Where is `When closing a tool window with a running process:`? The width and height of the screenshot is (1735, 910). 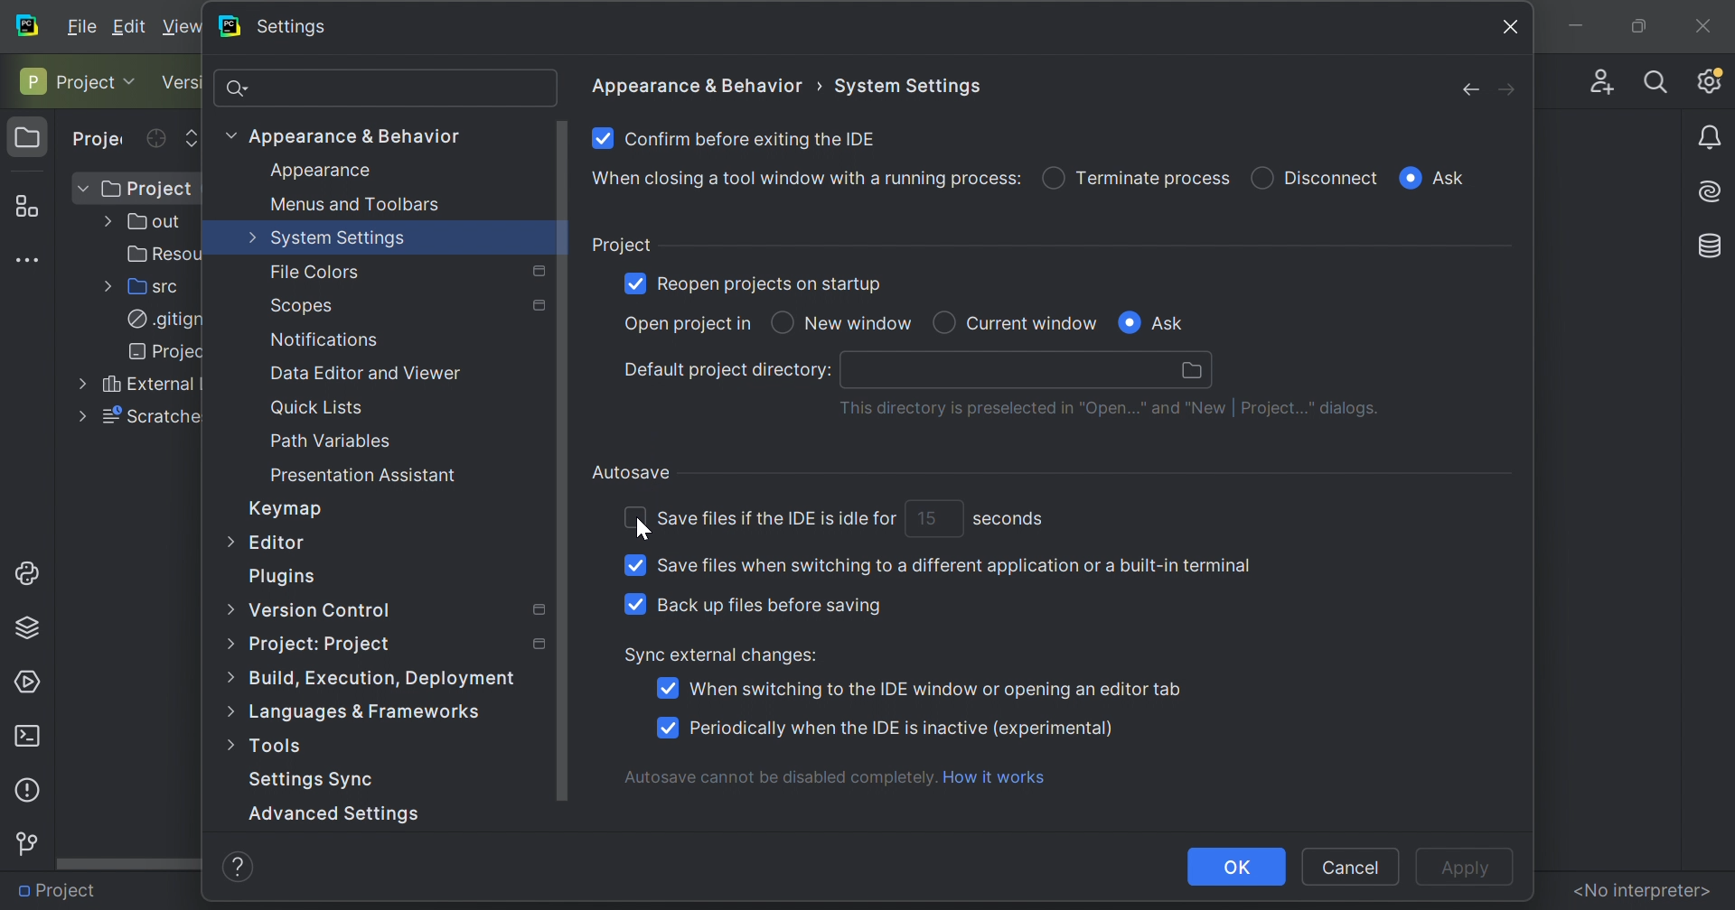
When closing a tool window with a running process: is located at coordinates (803, 179).